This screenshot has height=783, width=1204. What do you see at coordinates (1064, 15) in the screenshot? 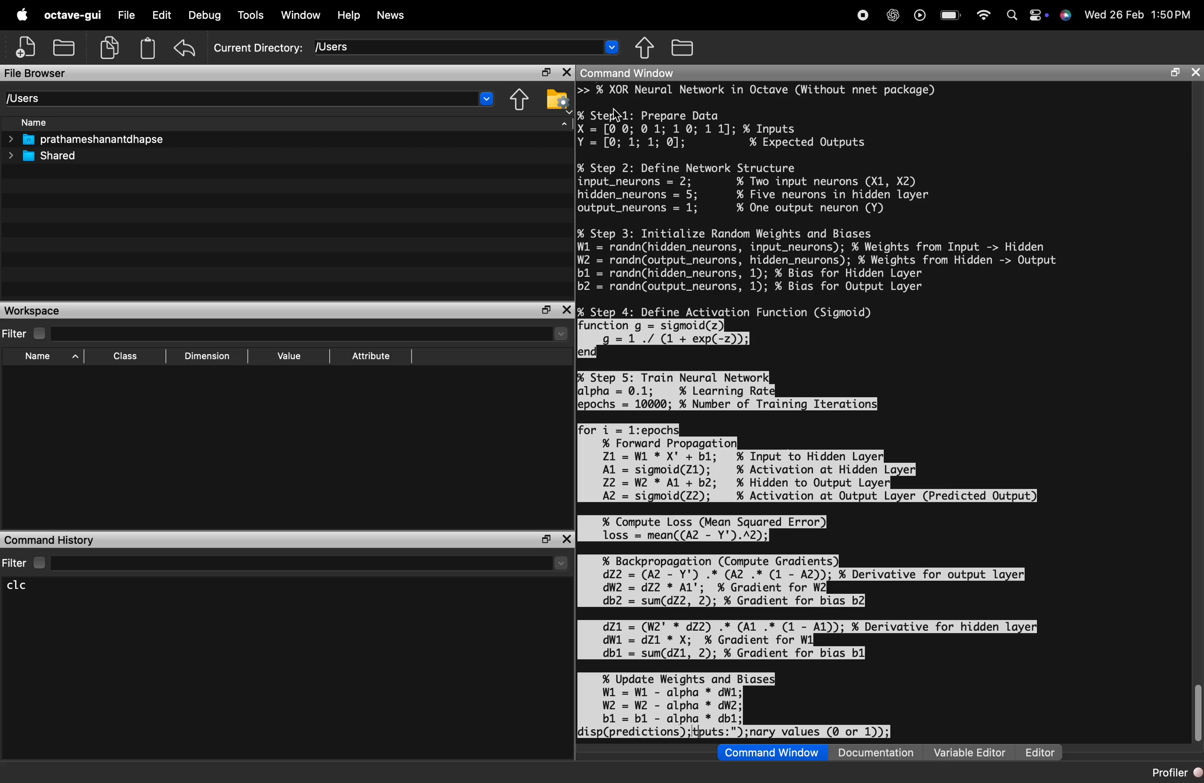
I see `Siri` at bounding box center [1064, 15].